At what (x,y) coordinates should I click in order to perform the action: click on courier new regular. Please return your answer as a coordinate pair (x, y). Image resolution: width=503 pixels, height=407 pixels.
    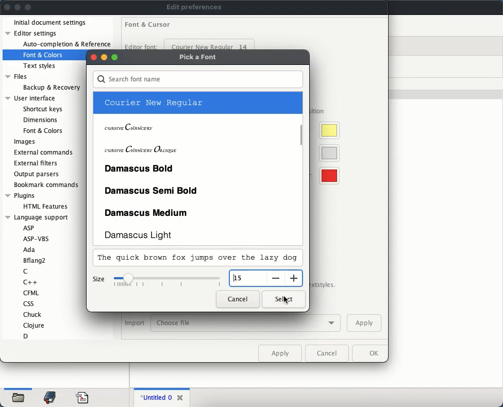
    Looking at the image, I should click on (196, 103).